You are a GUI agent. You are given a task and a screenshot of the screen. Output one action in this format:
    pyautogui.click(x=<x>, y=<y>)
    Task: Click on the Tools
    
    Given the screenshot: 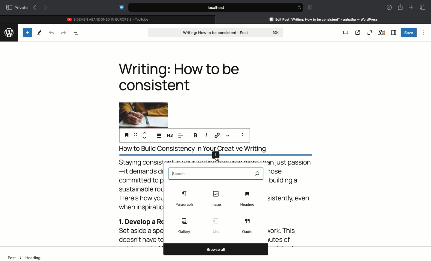 What is the action you would take?
    pyautogui.click(x=40, y=33)
    